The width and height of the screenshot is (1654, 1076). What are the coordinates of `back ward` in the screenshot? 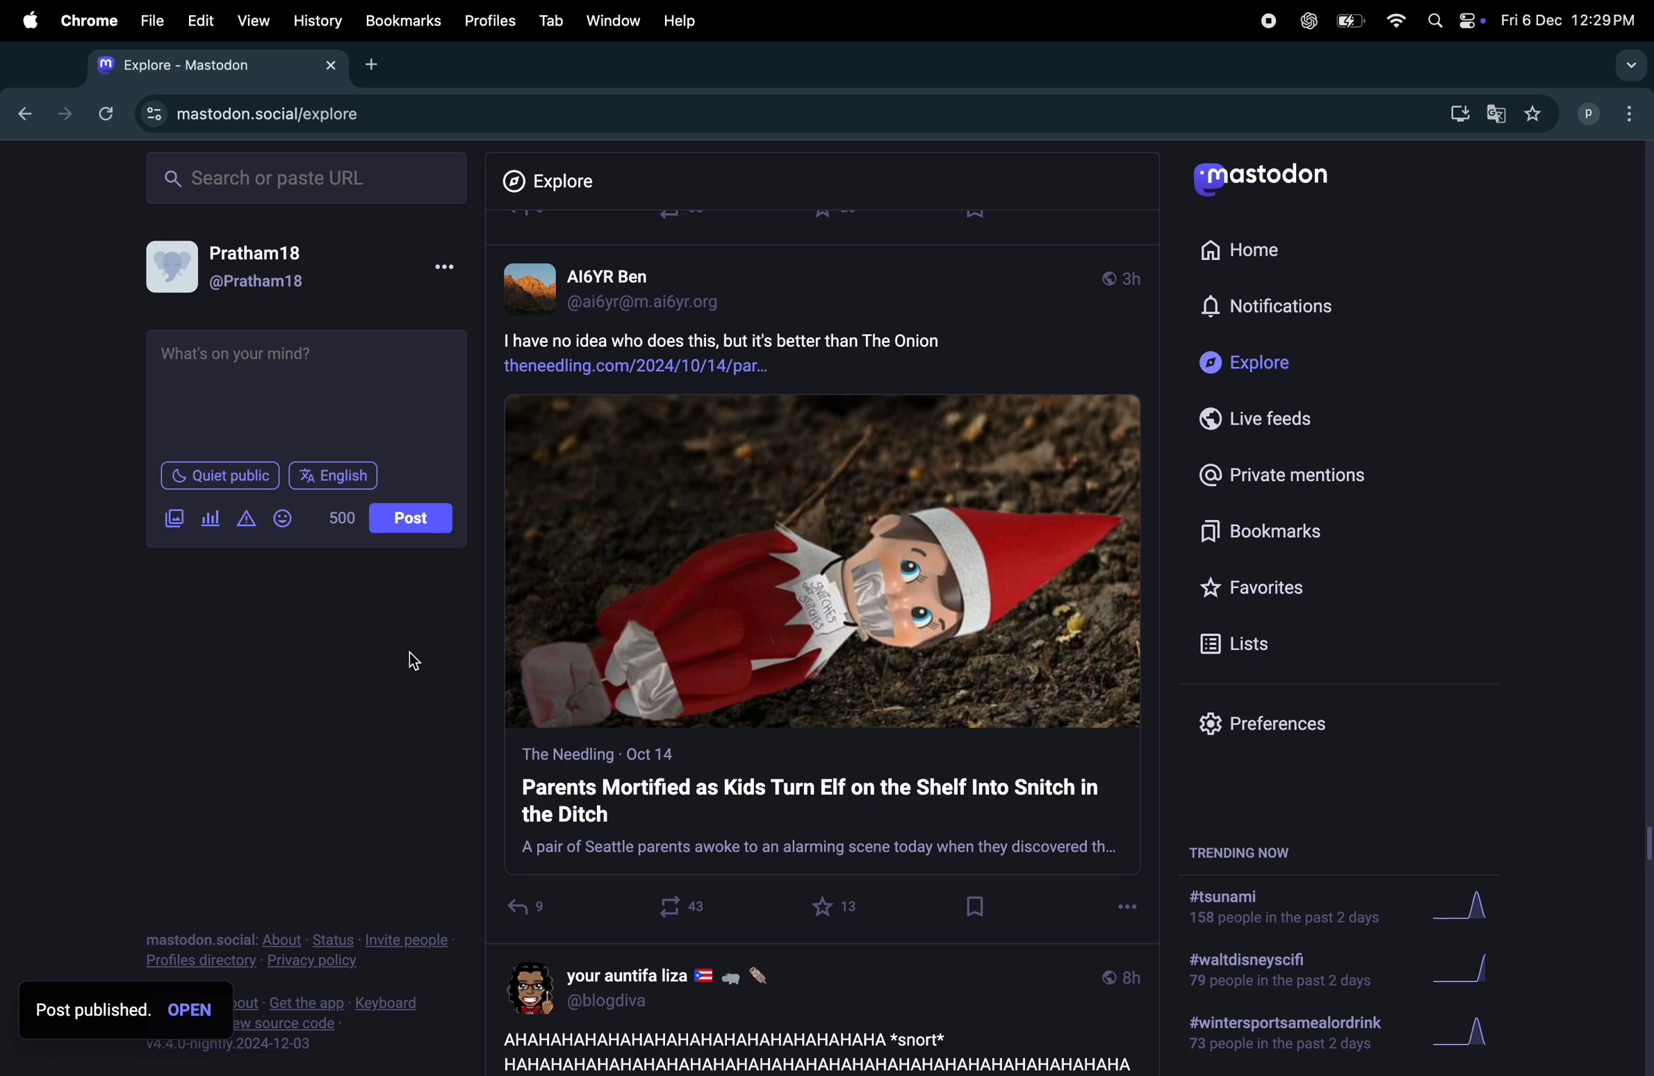 It's located at (20, 111).